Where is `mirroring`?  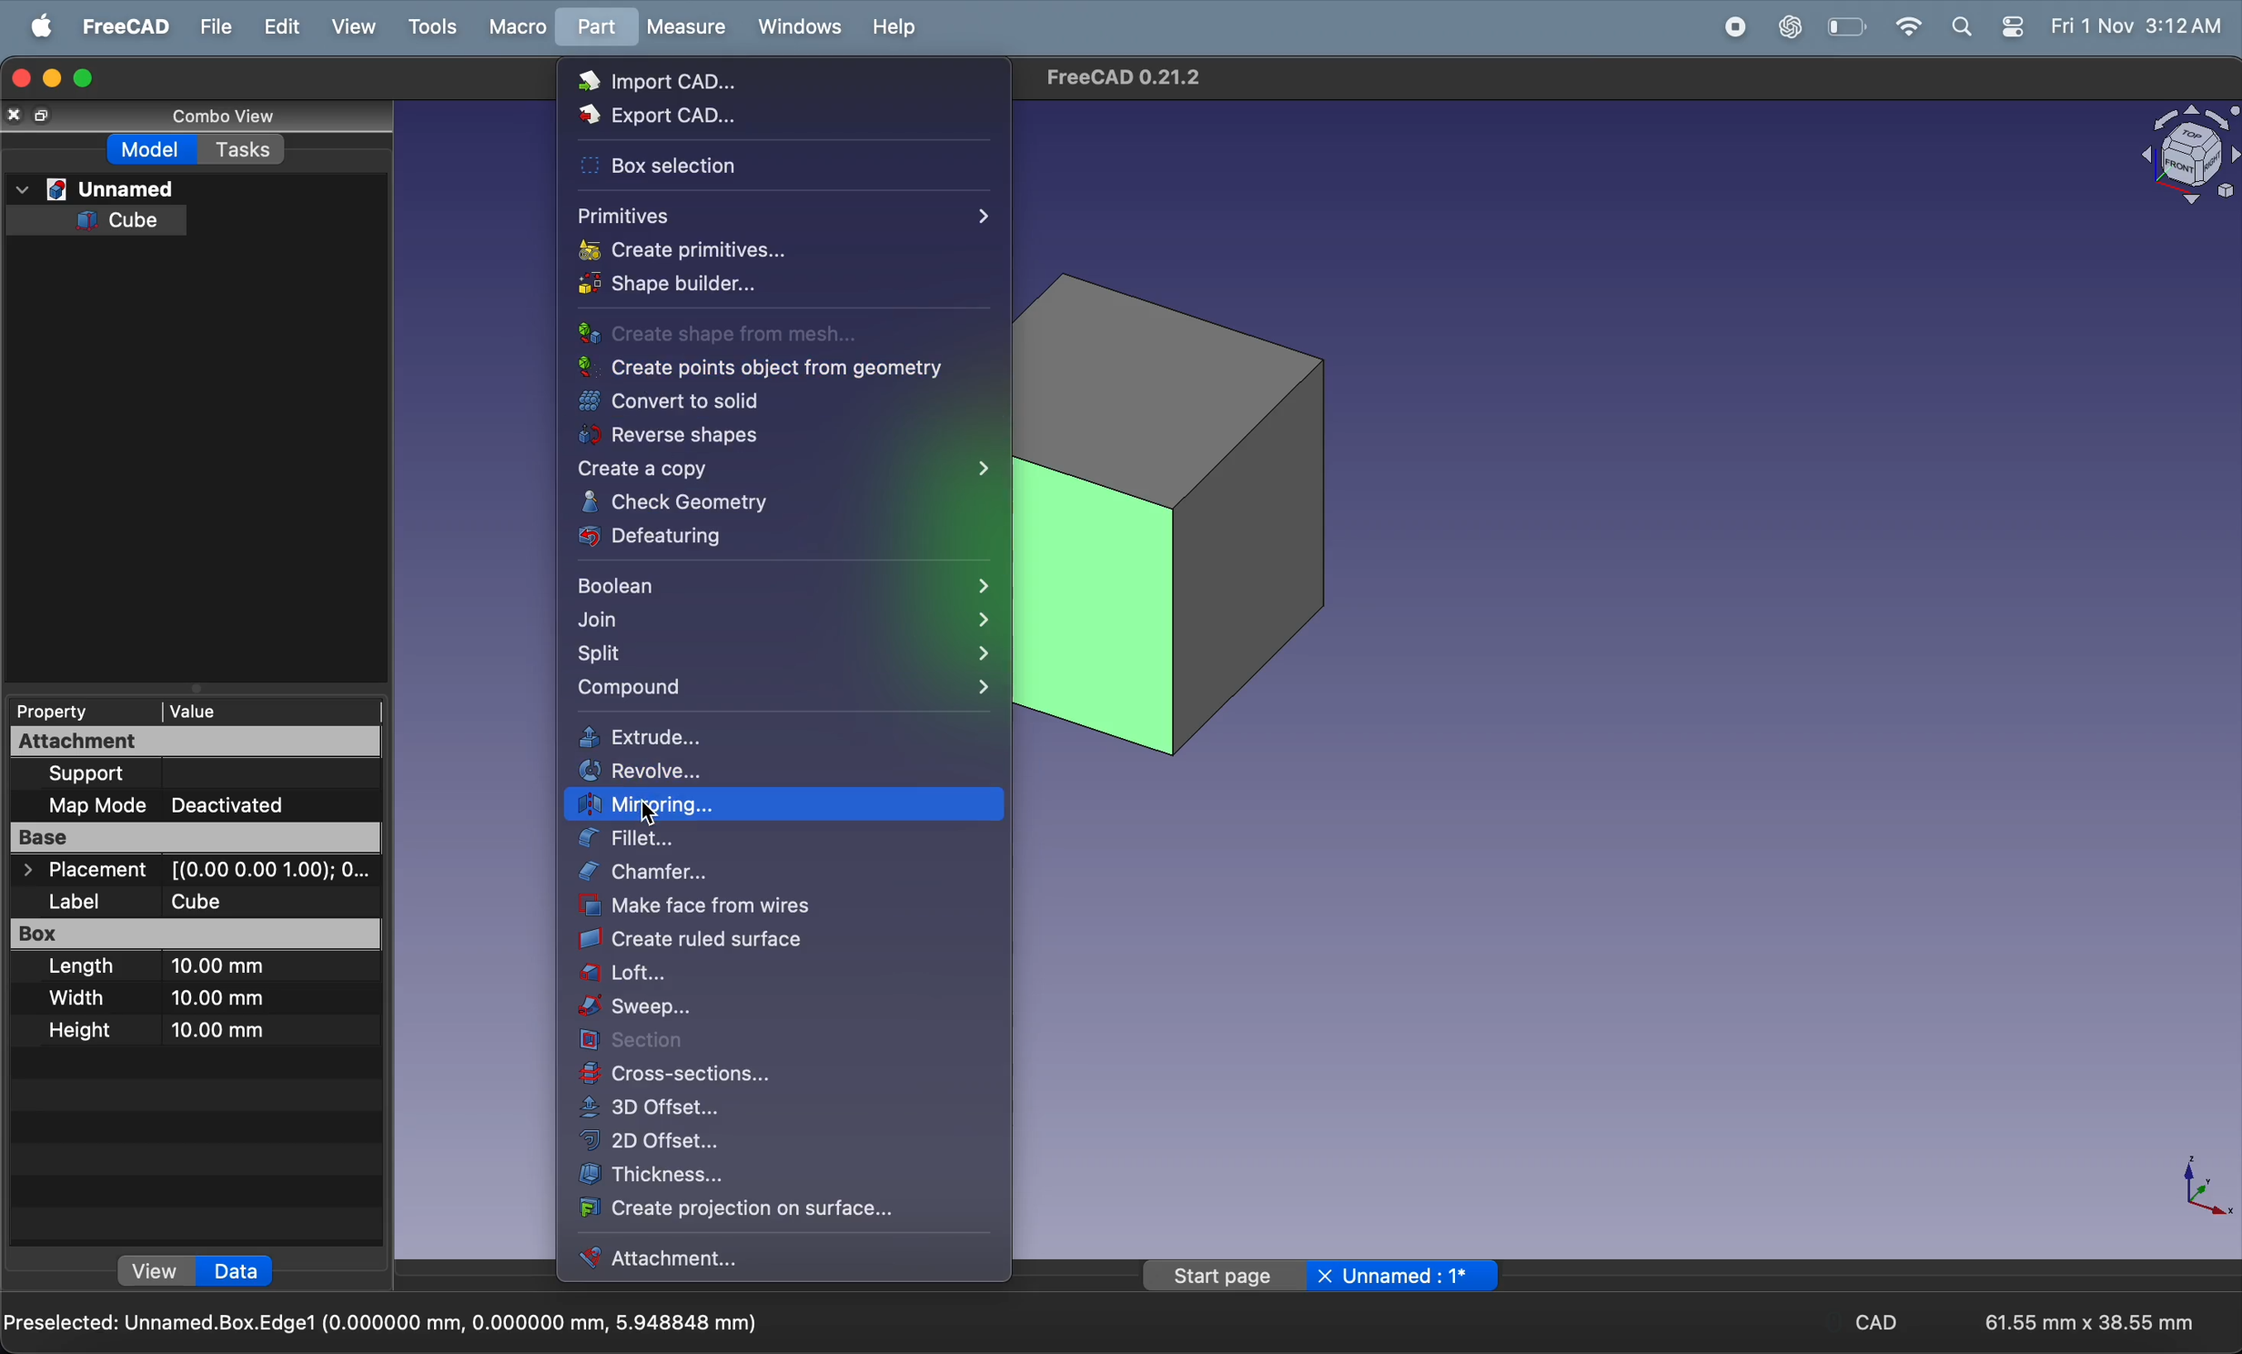 mirroring is located at coordinates (767, 805).